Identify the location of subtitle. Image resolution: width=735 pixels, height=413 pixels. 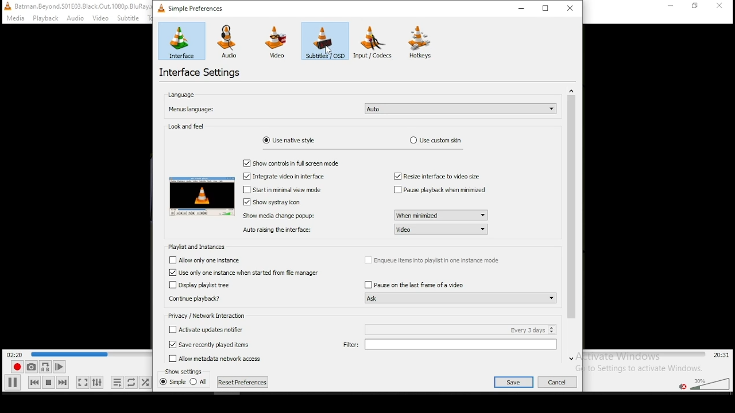
(127, 18).